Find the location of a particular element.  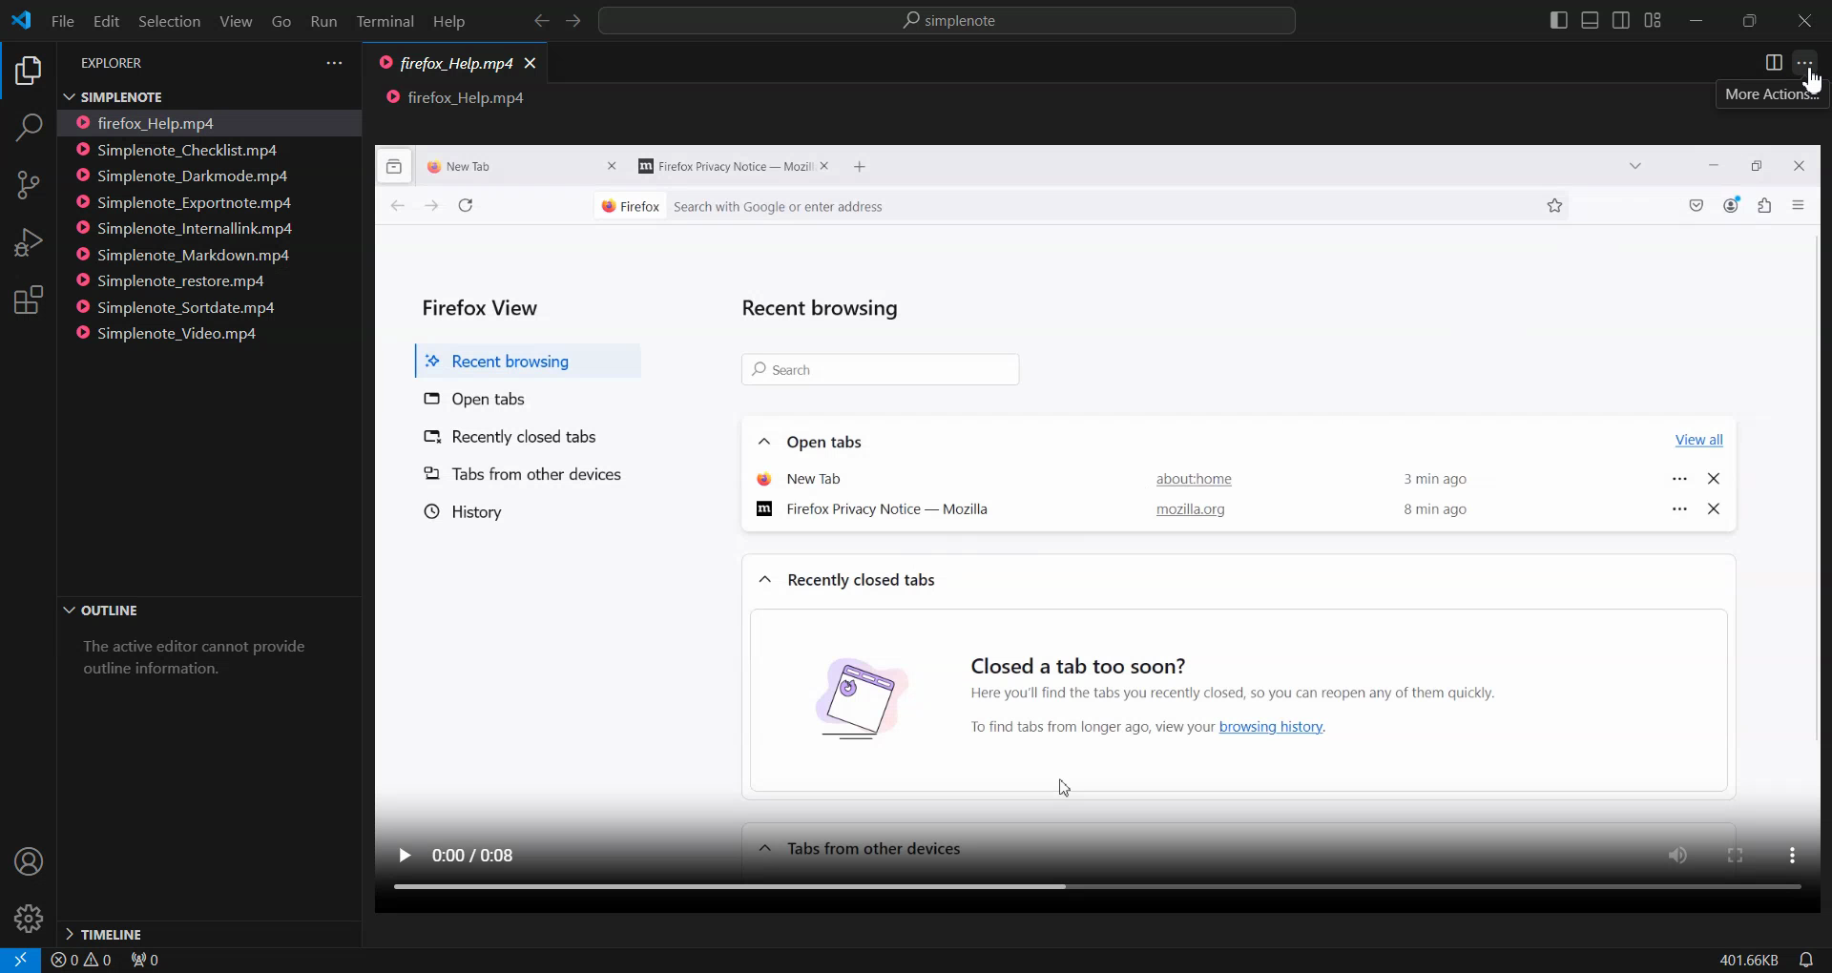

Go is located at coordinates (281, 22).